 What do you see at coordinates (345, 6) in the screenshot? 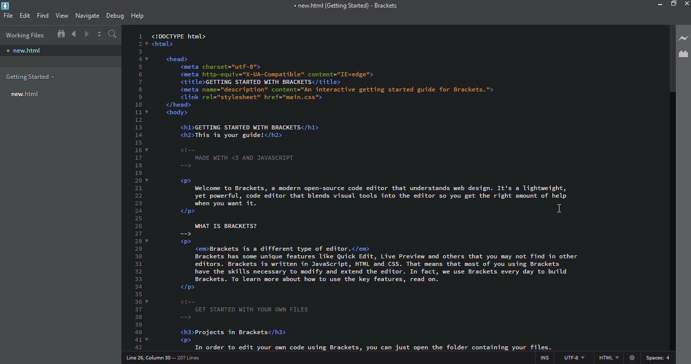
I see `brackets` at bounding box center [345, 6].